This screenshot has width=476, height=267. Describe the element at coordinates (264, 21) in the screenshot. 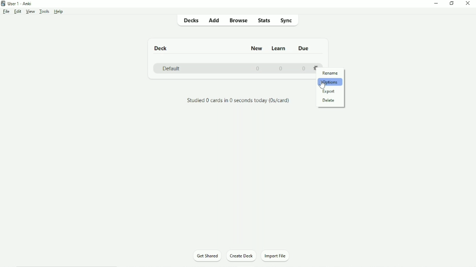

I see `Stats` at that location.